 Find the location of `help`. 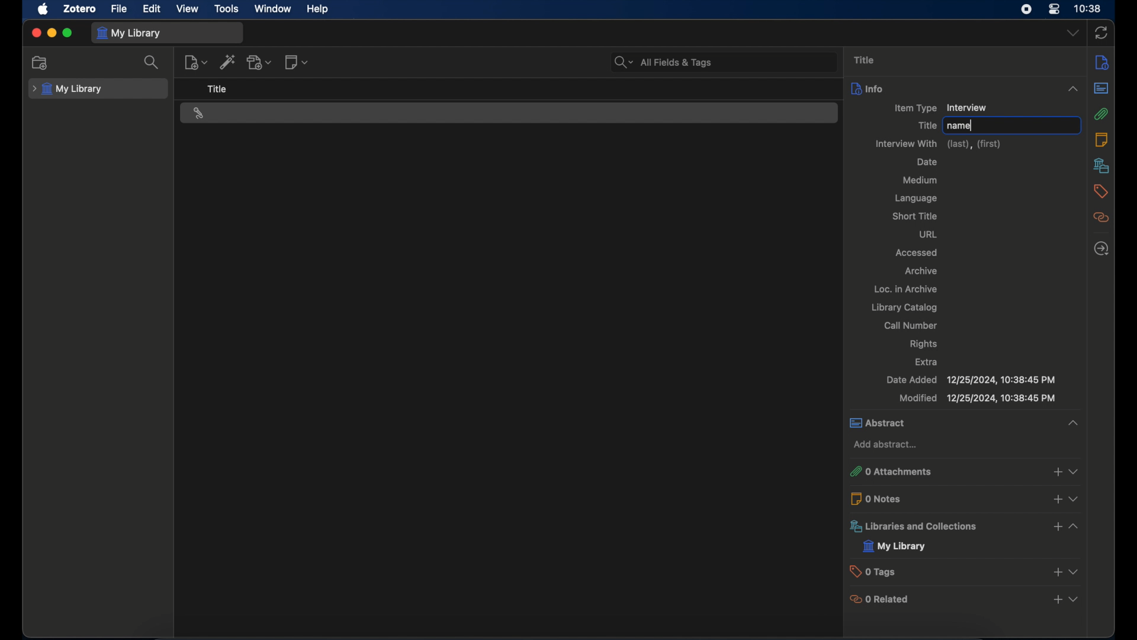

help is located at coordinates (319, 9).